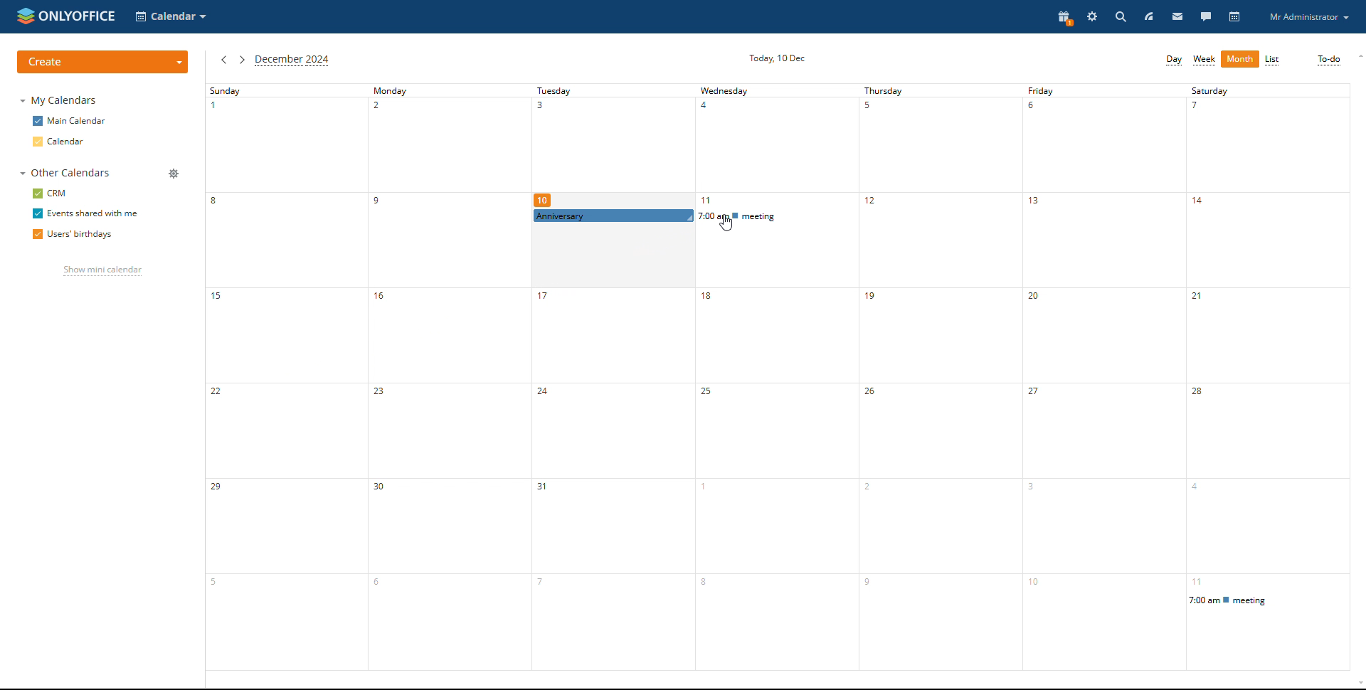  What do you see at coordinates (1104, 376) in the screenshot?
I see `friday` at bounding box center [1104, 376].